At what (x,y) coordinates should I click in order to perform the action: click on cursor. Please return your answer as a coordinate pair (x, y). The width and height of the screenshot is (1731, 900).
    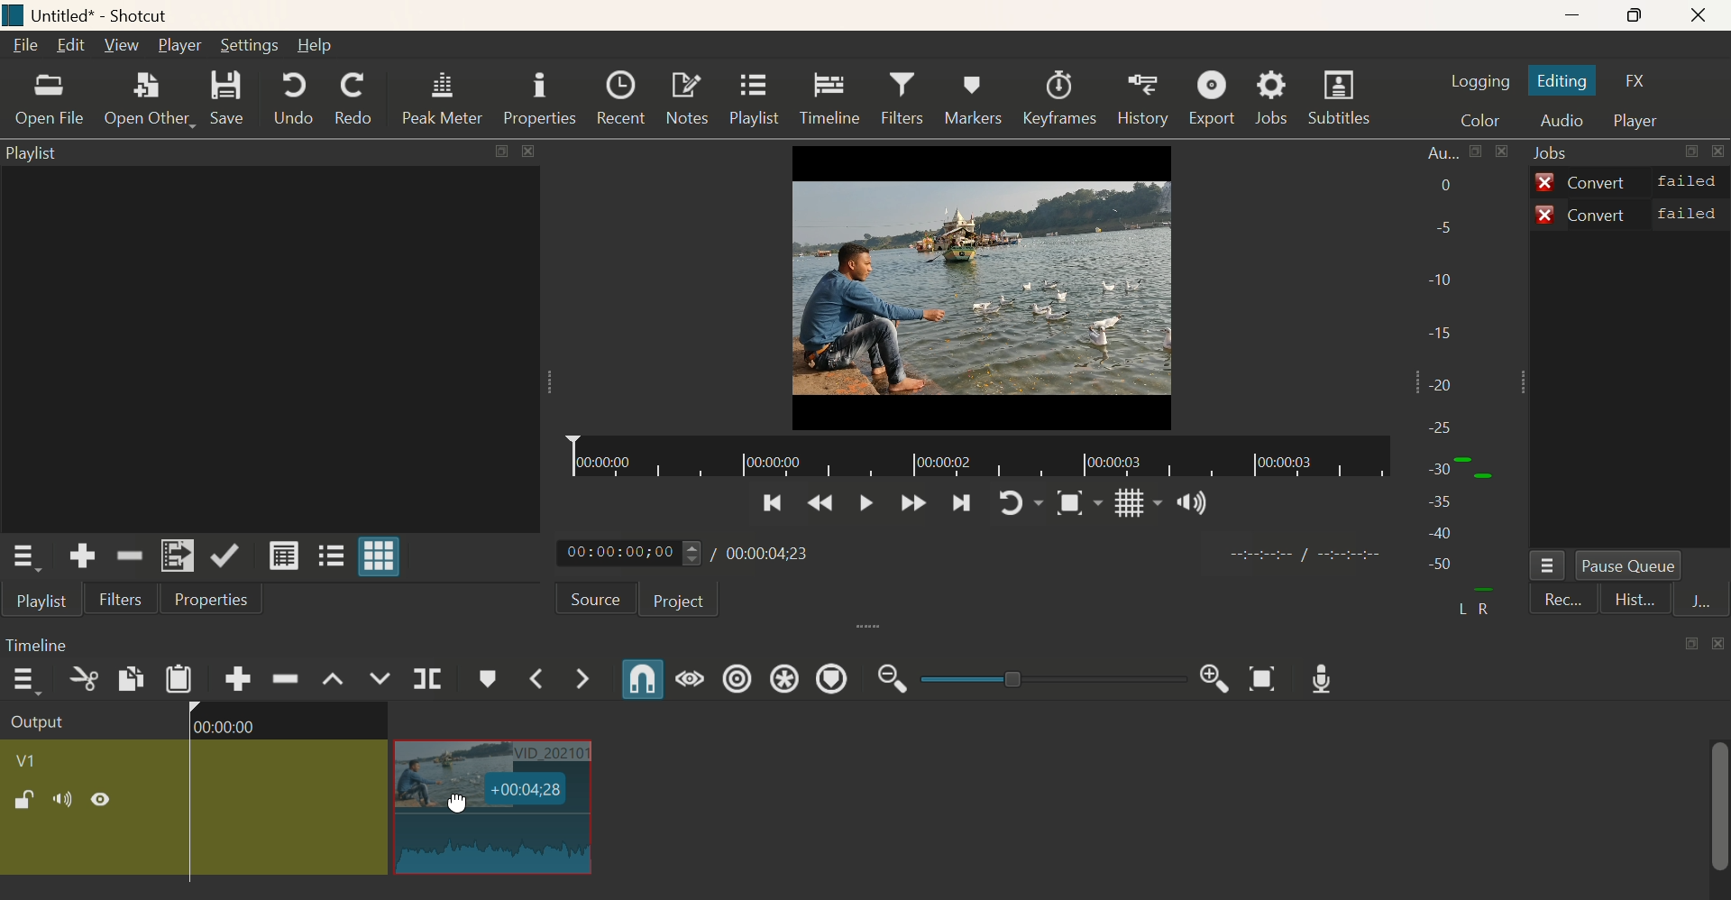
    Looking at the image, I should click on (457, 807).